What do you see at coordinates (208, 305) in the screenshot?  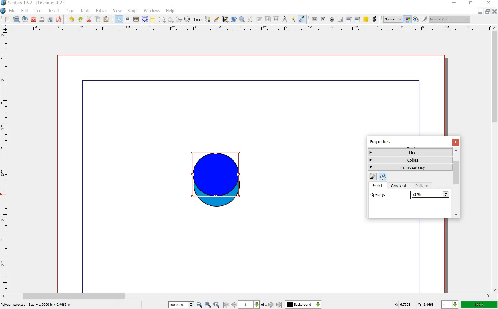 I see `zoom to` at bounding box center [208, 305].